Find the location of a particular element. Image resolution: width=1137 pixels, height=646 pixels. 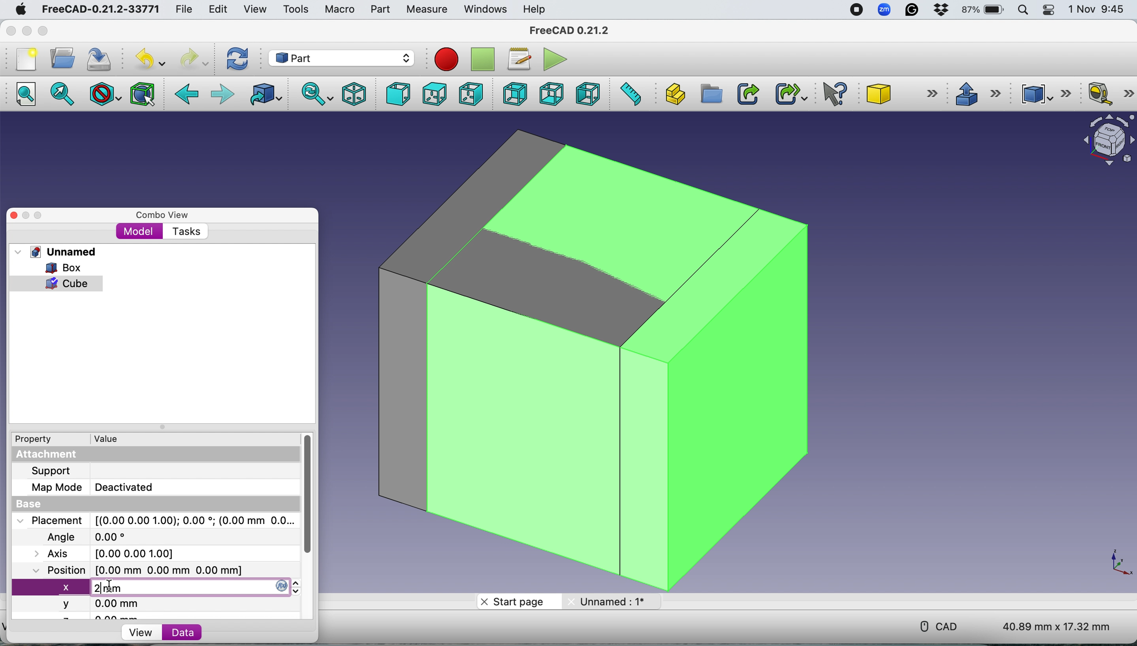

Map Mode Deactivated is located at coordinates (92, 487).